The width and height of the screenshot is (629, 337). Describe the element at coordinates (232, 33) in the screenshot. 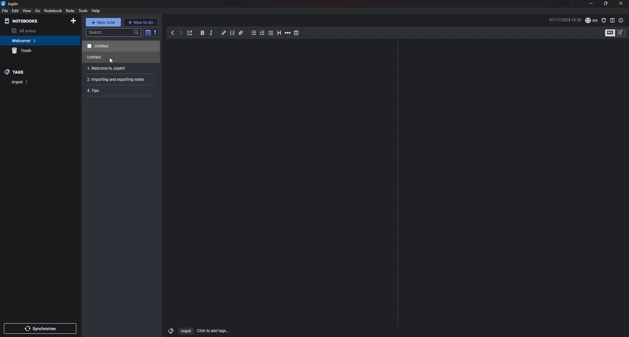

I see `code` at that location.